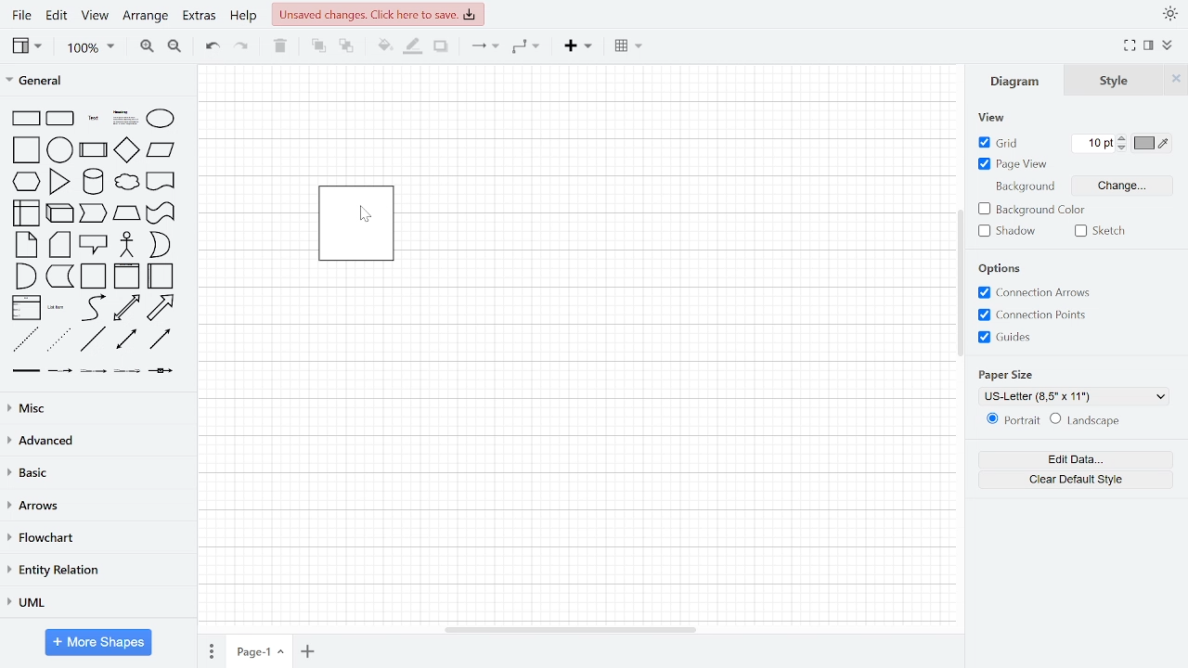 The image size is (1188, 668). What do you see at coordinates (61, 149) in the screenshot?
I see `circle` at bounding box center [61, 149].